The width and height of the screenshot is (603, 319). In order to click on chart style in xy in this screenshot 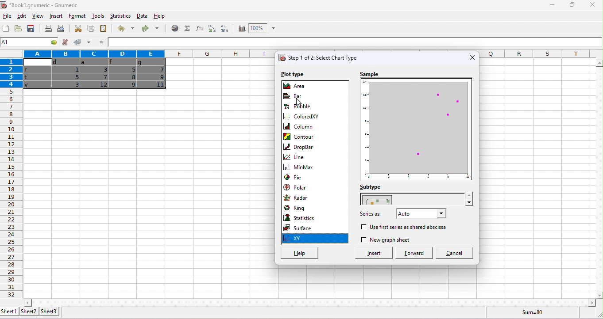, I will do `click(381, 200)`.